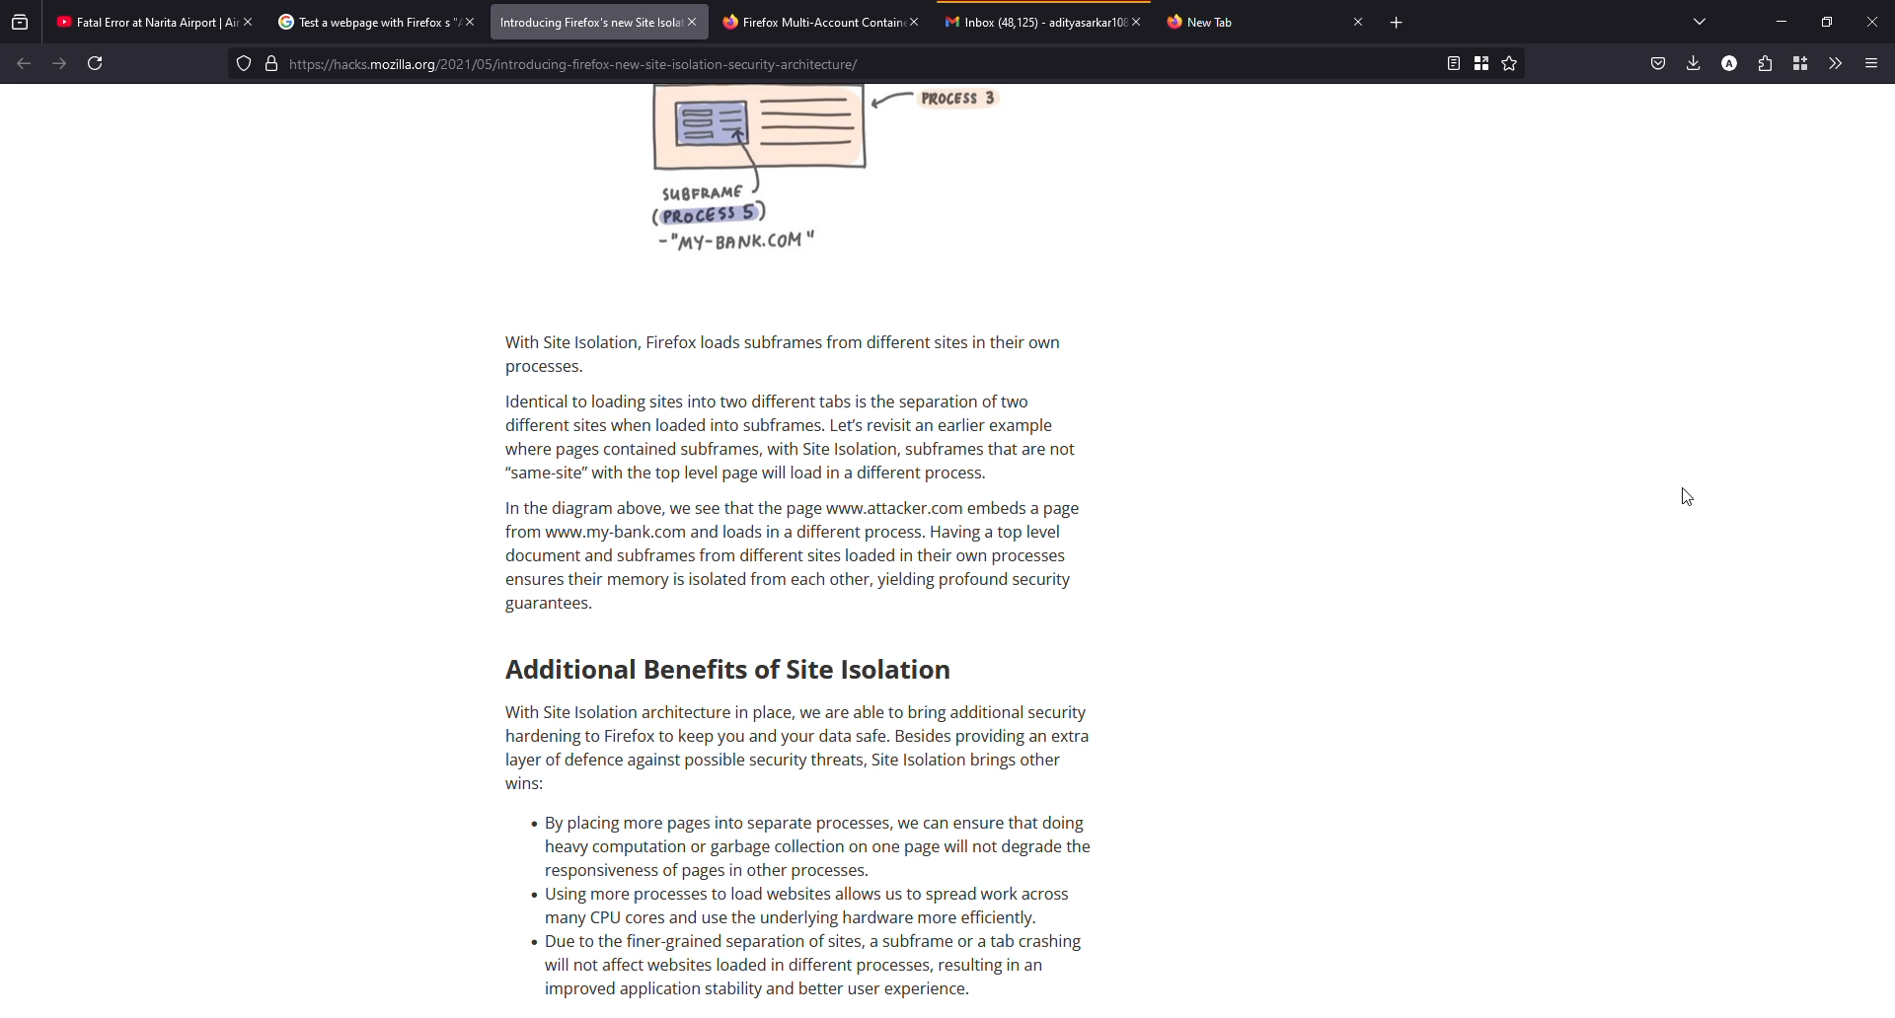 This screenshot has width=1895, height=1018. I want to click on Inbox (48,125) - adityasarkar1, so click(1030, 21).